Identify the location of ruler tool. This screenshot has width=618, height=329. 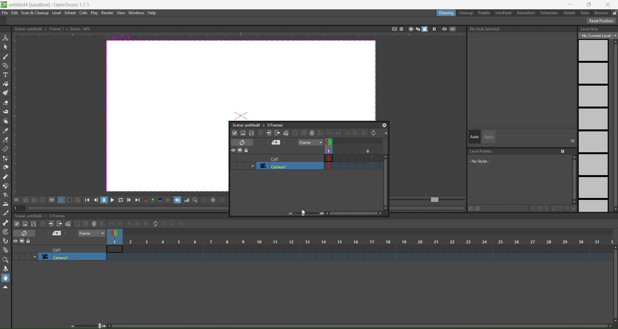
(5, 149).